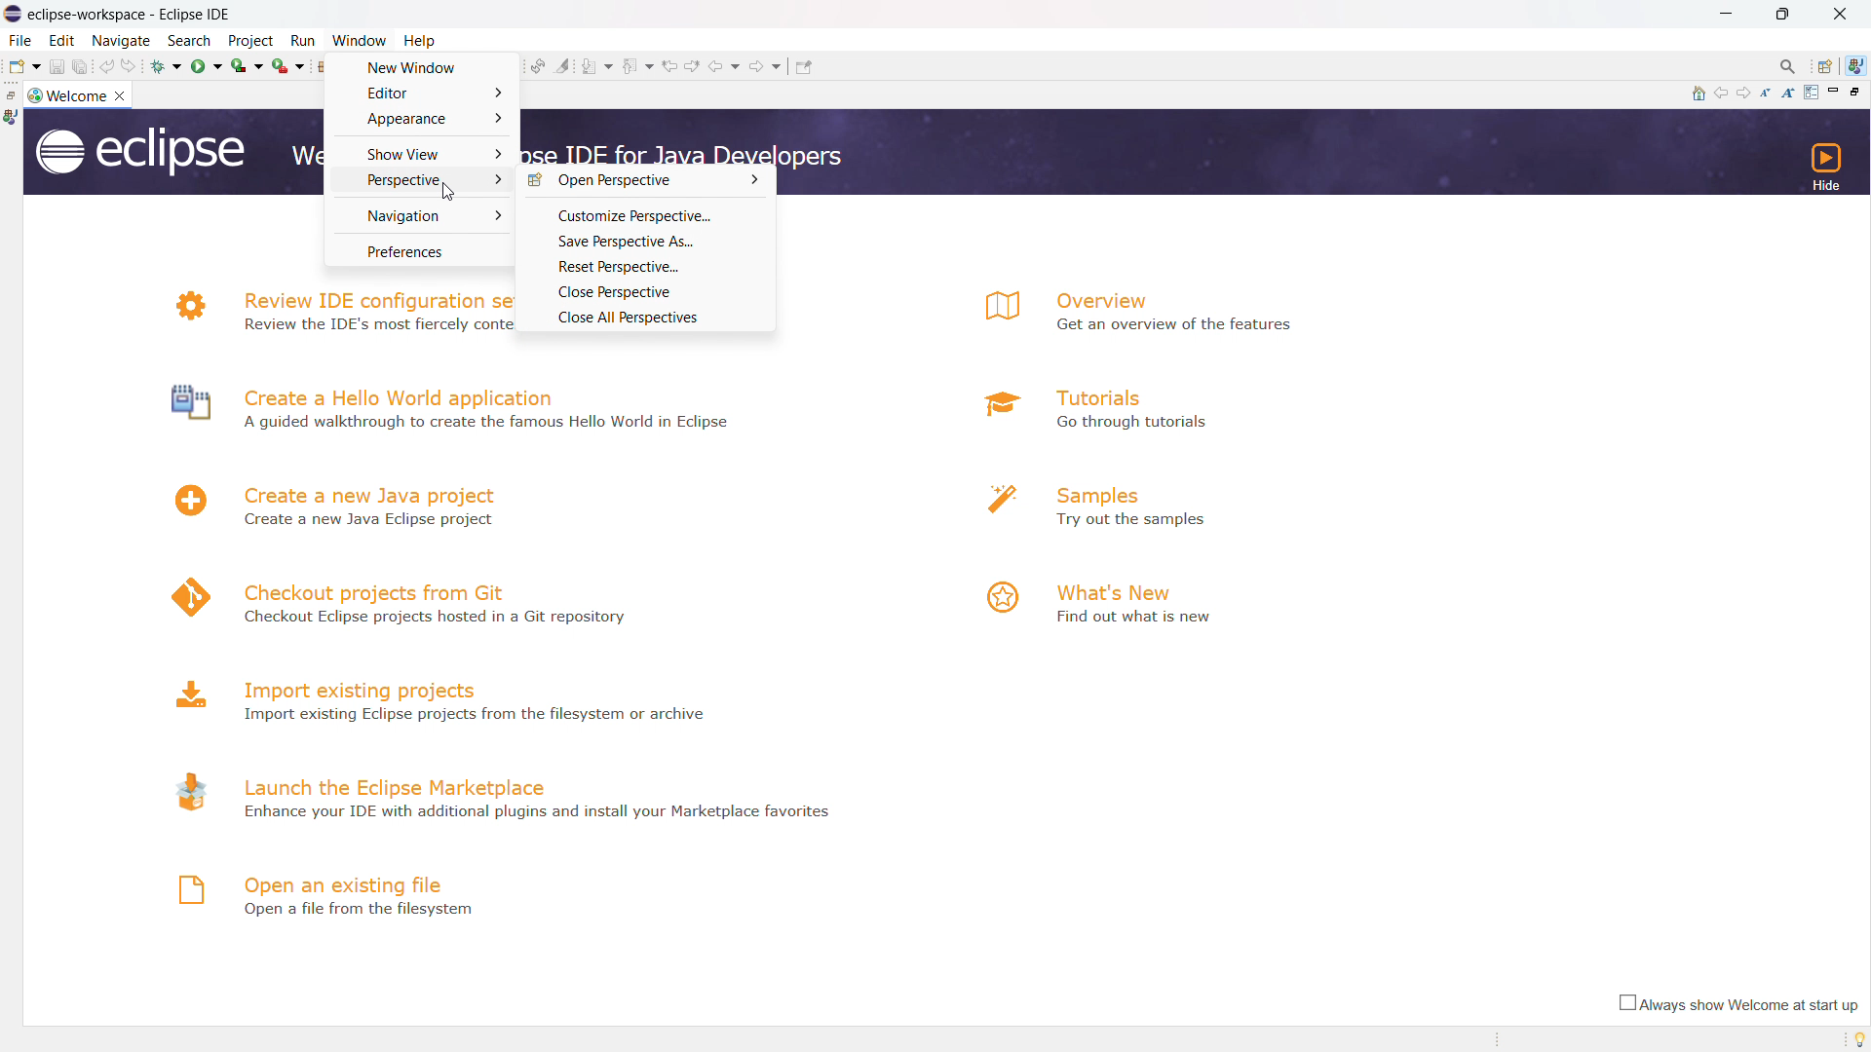 The image size is (1871, 1052). I want to click on customize perspective, so click(643, 215).